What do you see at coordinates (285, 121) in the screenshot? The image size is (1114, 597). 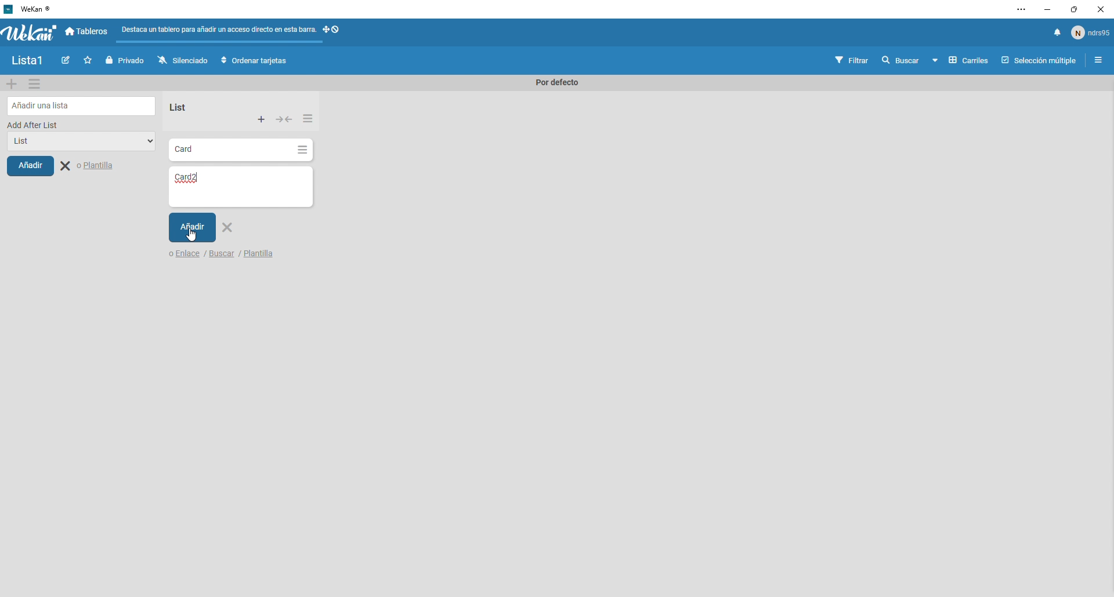 I see `Actions` at bounding box center [285, 121].